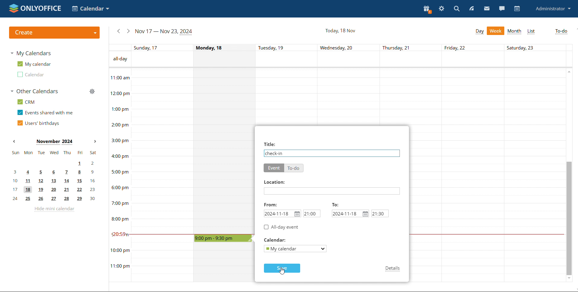 The image size is (578, 292). I want to click on other calendars, so click(34, 91).